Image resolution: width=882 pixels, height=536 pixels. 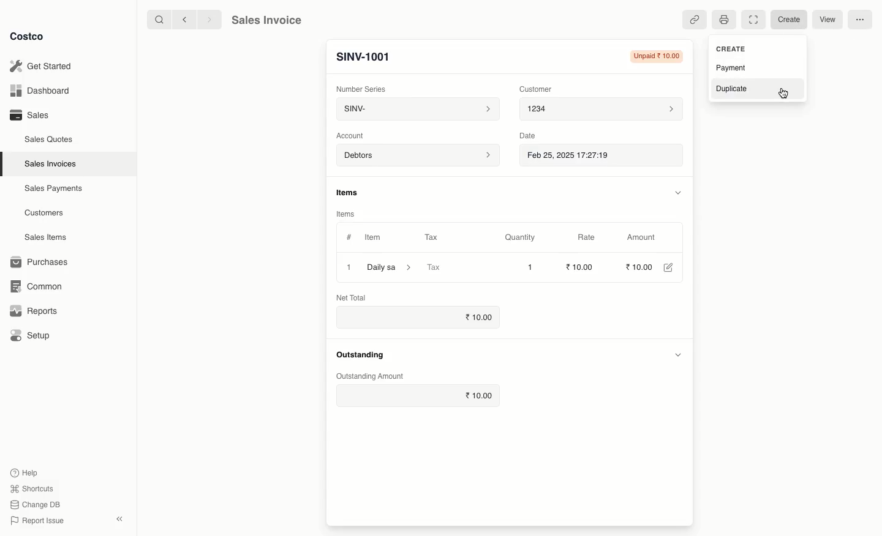 I want to click on Collapse, so click(x=119, y=519).